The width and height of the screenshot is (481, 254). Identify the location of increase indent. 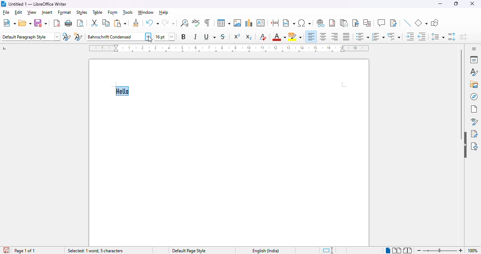
(410, 37).